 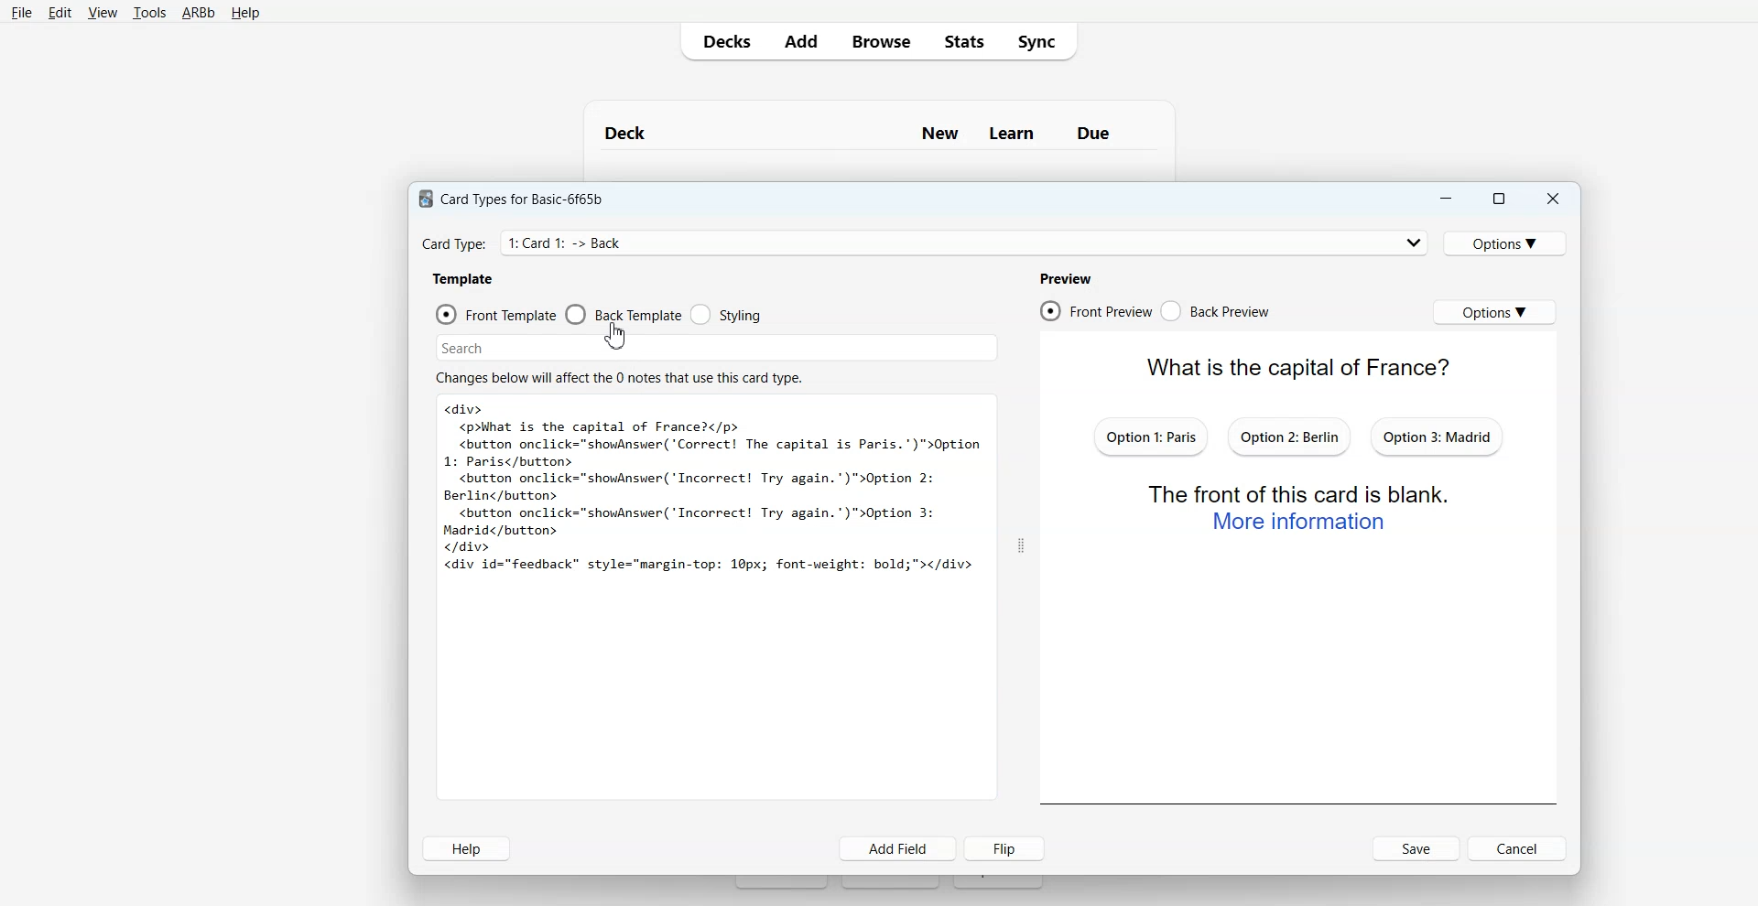 I want to click on Options, so click(x=1509, y=242).